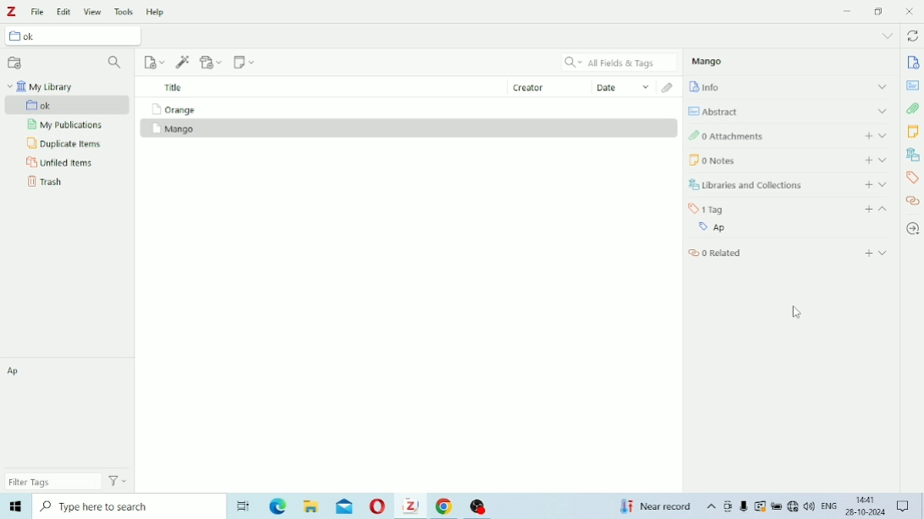  What do you see at coordinates (12, 13) in the screenshot?
I see `Logo` at bounding box center [12, 13].